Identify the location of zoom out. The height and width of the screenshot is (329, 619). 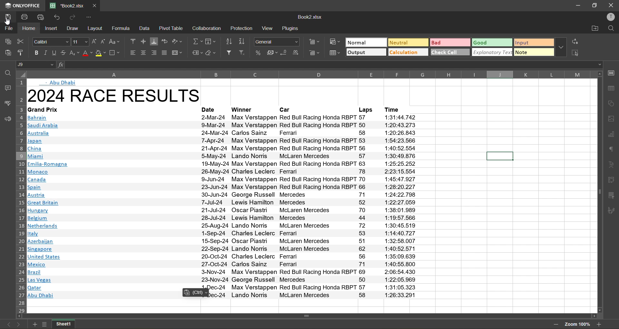
(555, 325).